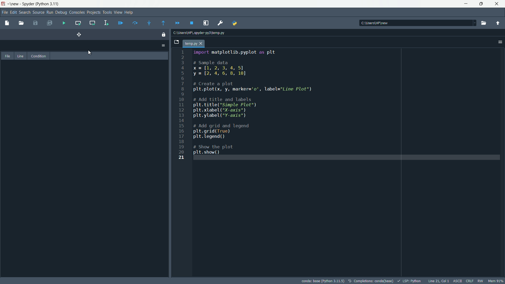 The image size is (505, 284). Describe the element at coordinates (175, 43) in the screenshot. I see `browse tab` at that location.